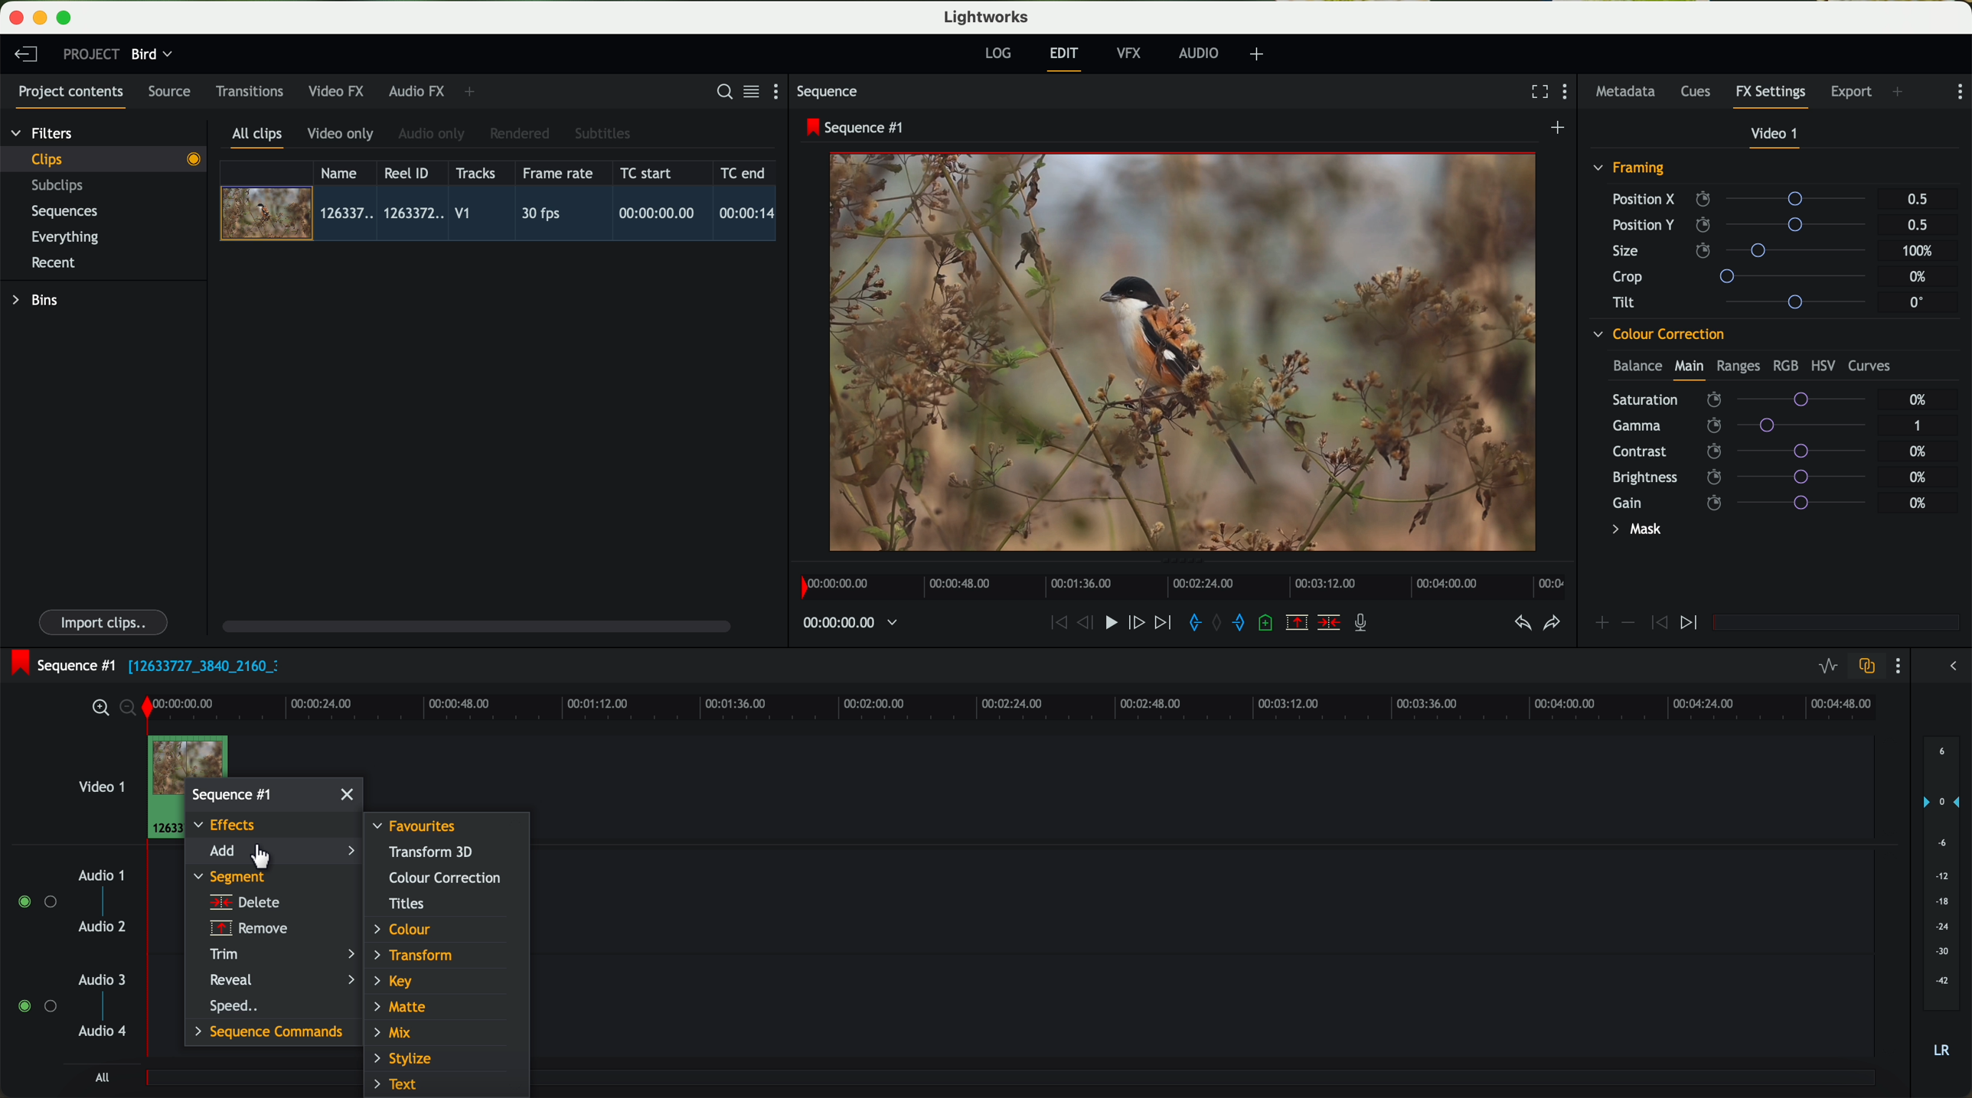 This screenshot has width=1972, height=1098. Describe the element at coordinates (1948, 666) in the screenshot. I see `show/hide the full audio mix` at that location.